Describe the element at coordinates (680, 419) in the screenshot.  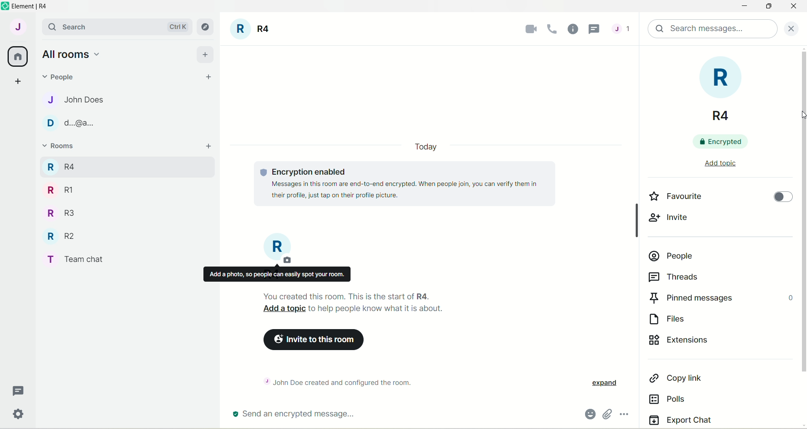
I see `export chat` at that location.